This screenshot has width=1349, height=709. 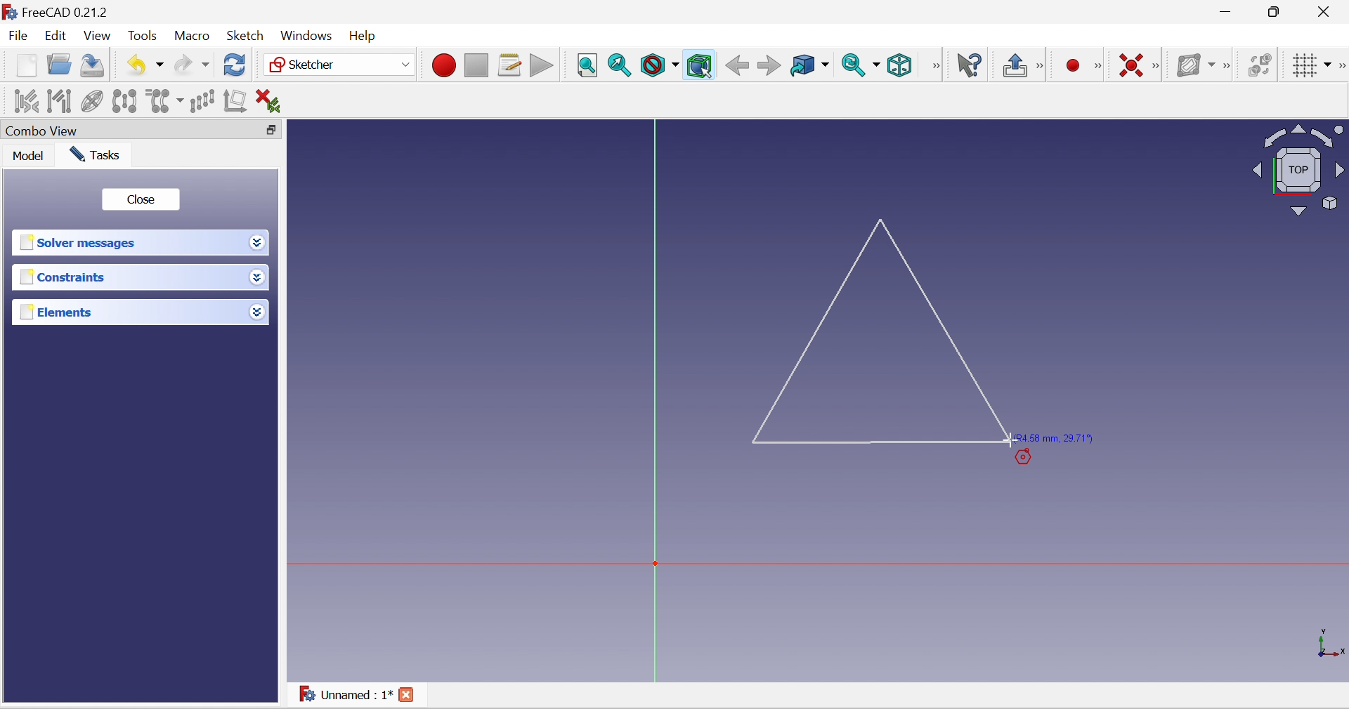 I want to click on Close, so click(x=1328, y=11).